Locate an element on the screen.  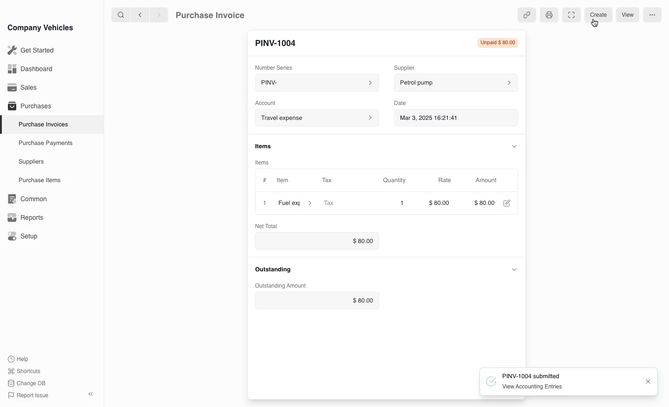
New Entry is located at coordinates (280, 42).